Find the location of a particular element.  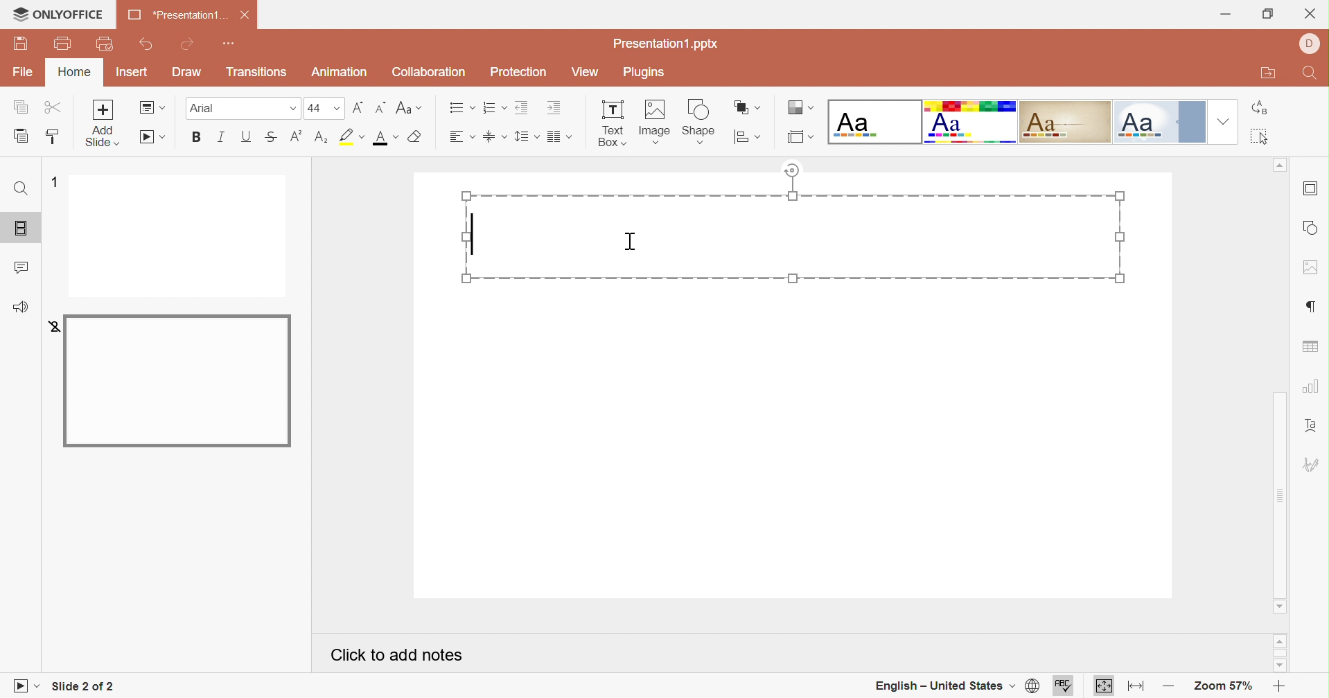

Slide 1 preview is located at coordinates (177, 235).